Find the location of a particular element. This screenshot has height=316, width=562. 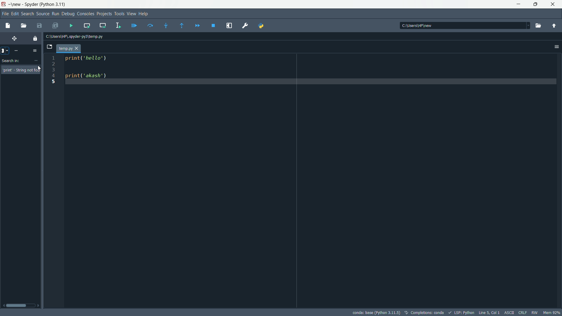

Source Button is located at coordinates (43, 14).